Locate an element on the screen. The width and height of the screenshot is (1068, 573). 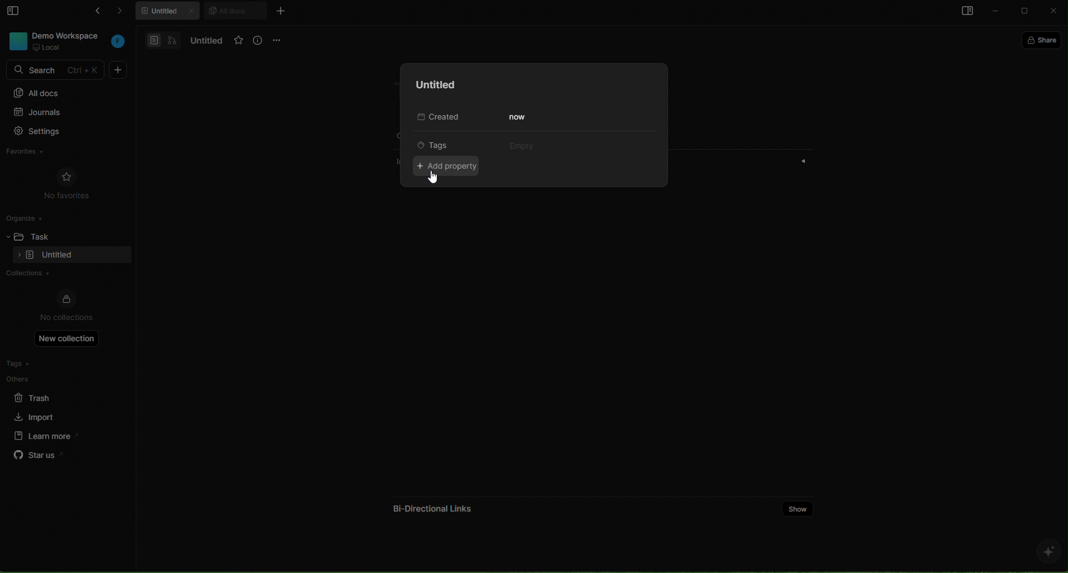
DEMO WORKSPACE is located at coordinates (69, 35).